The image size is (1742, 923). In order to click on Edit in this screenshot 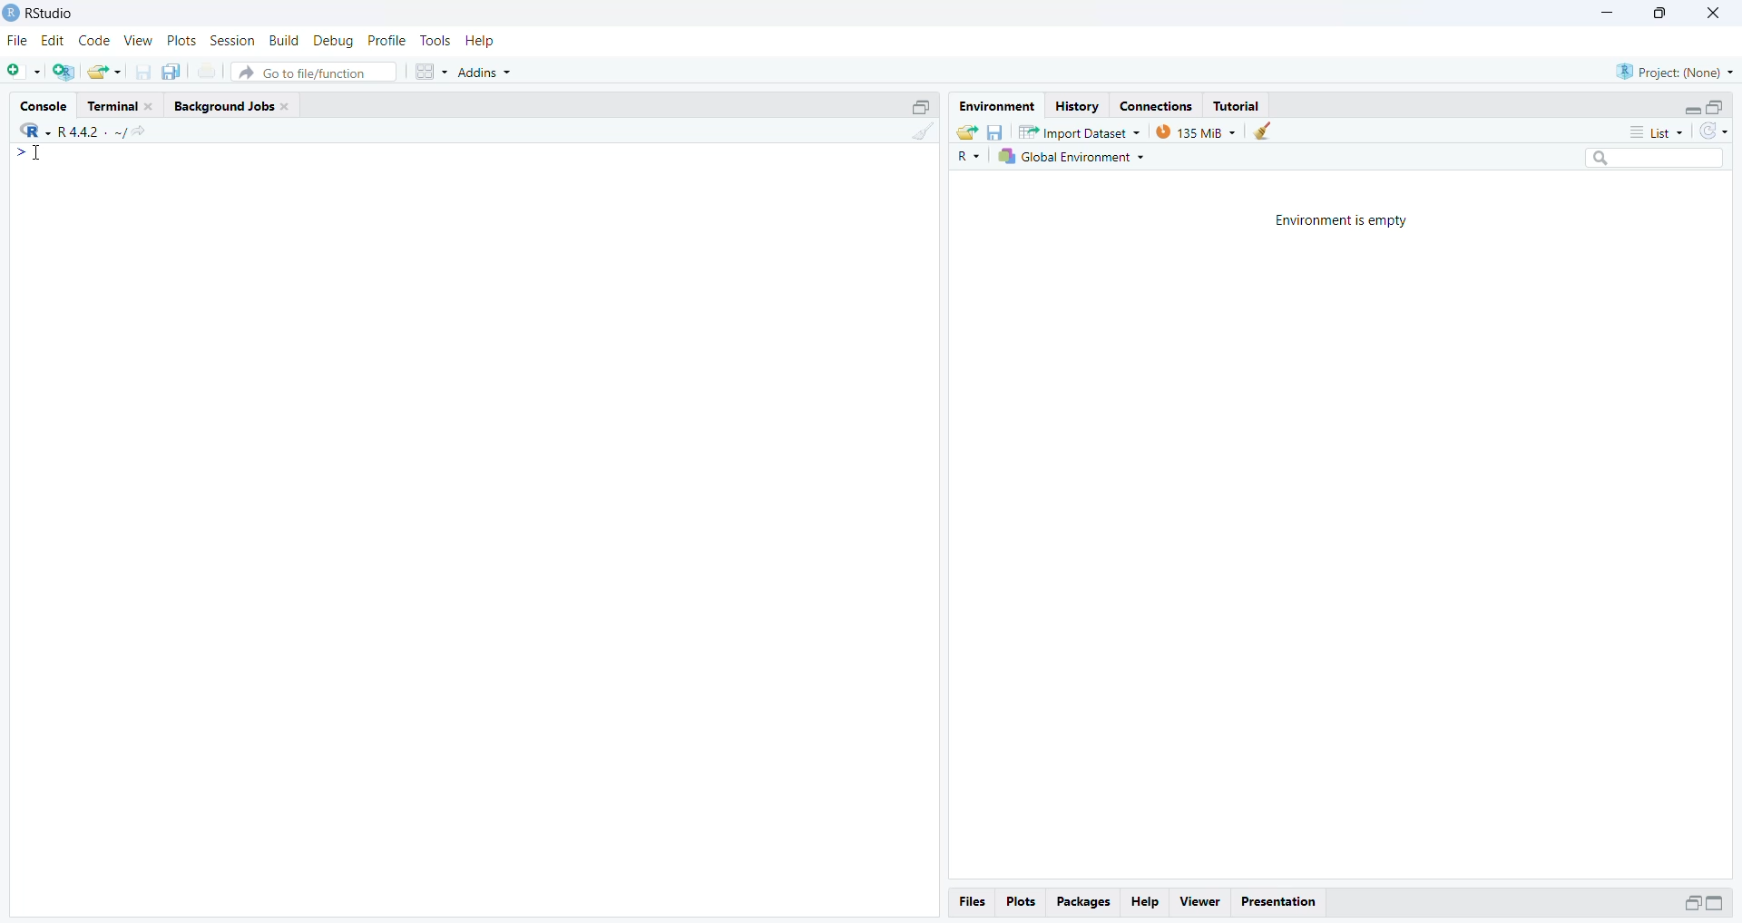, I will do `click(54, 42)`.